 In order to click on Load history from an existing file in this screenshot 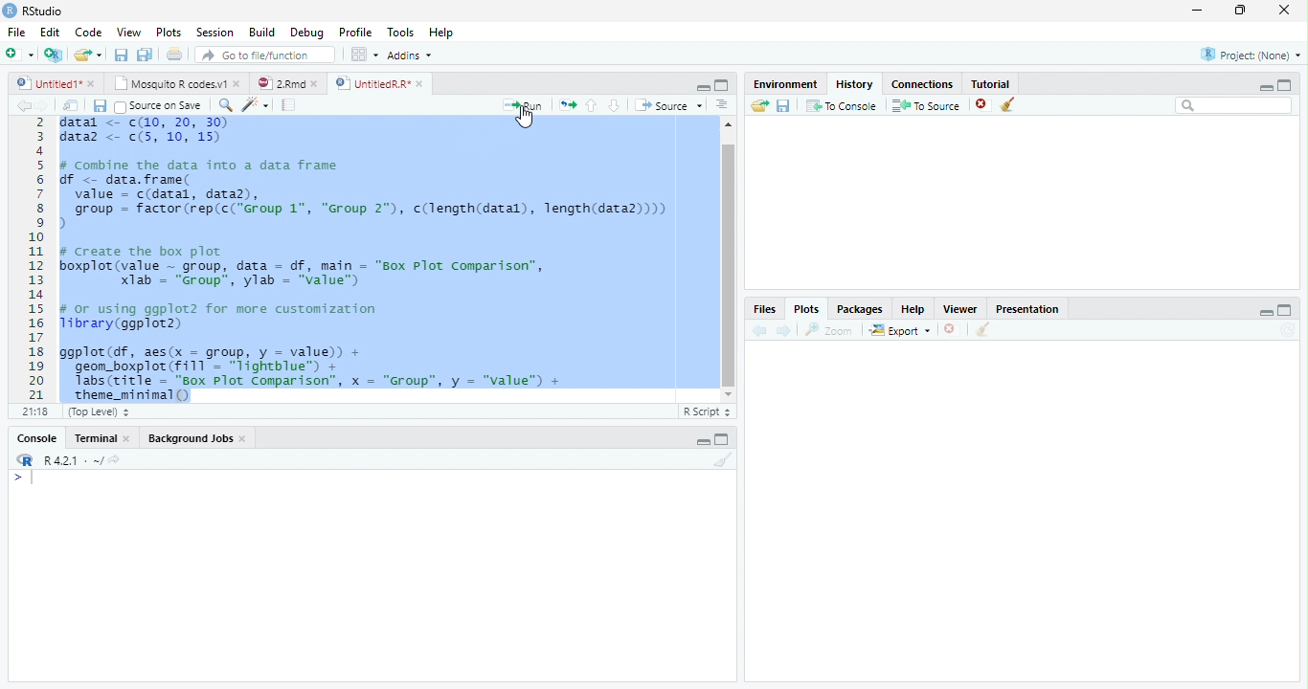, I will do `click(759, 106)`.